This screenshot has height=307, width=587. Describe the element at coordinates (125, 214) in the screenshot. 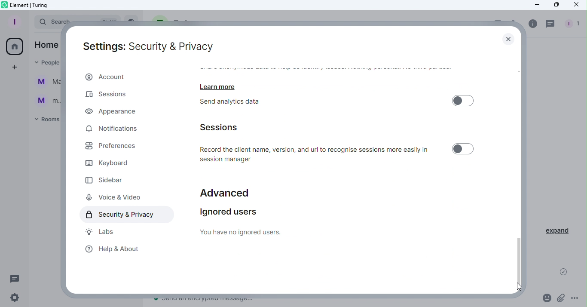

I see `Security and privacy` at that location.